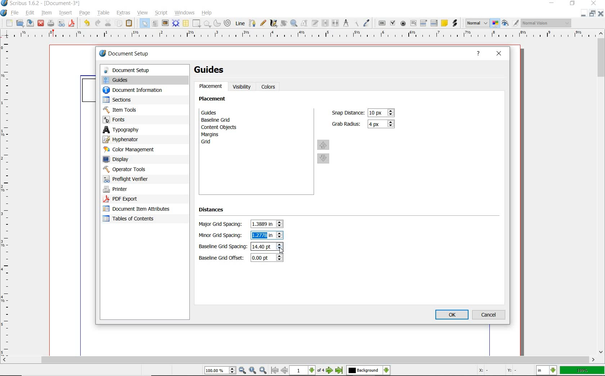 The image size is (605, 376). Describe the element at coordinates (263, 371) in the screenshot. I see `zoom in` at that location.